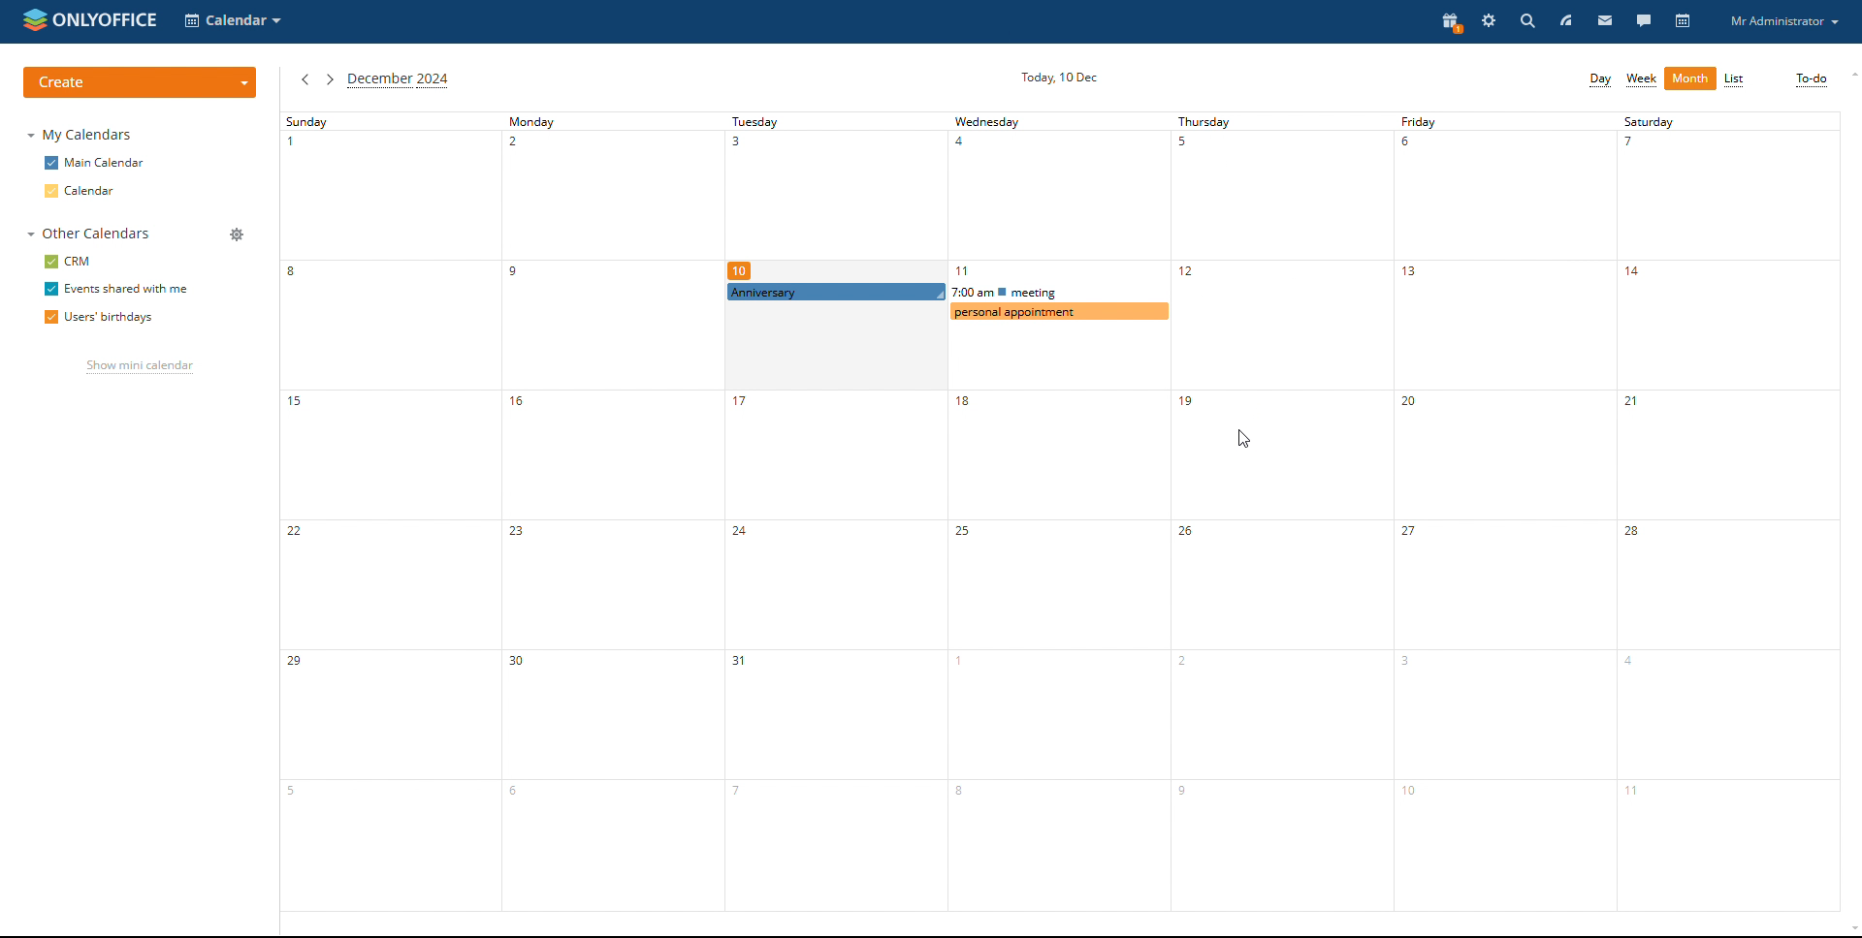 Image resolution: width=1862 pixels, height=938 pixels. I want to click on my calendars, so click(78, 135).